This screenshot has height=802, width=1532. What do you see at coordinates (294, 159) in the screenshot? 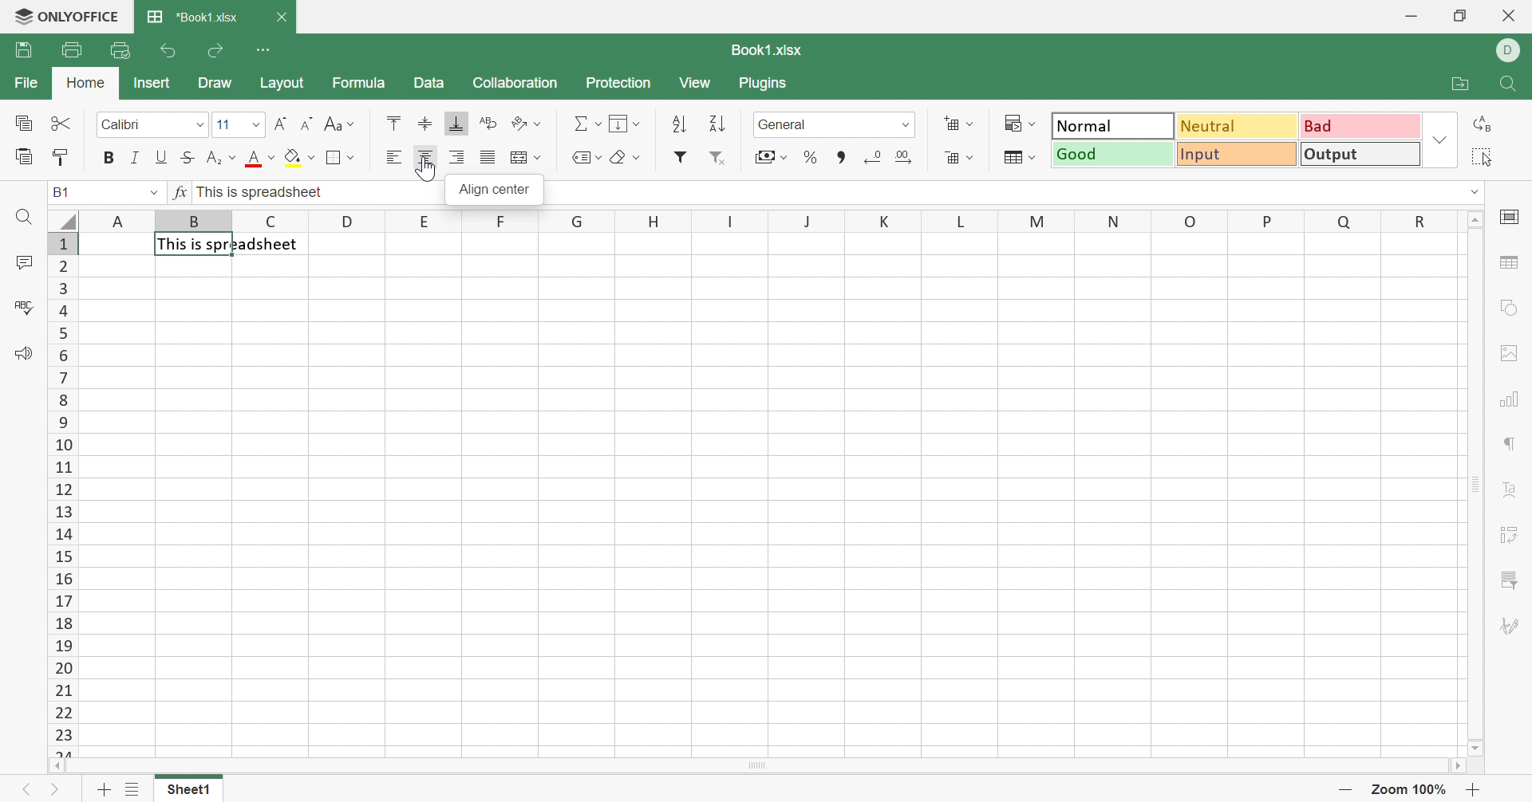
I see `Fill color` at bounding box center [294, 159].